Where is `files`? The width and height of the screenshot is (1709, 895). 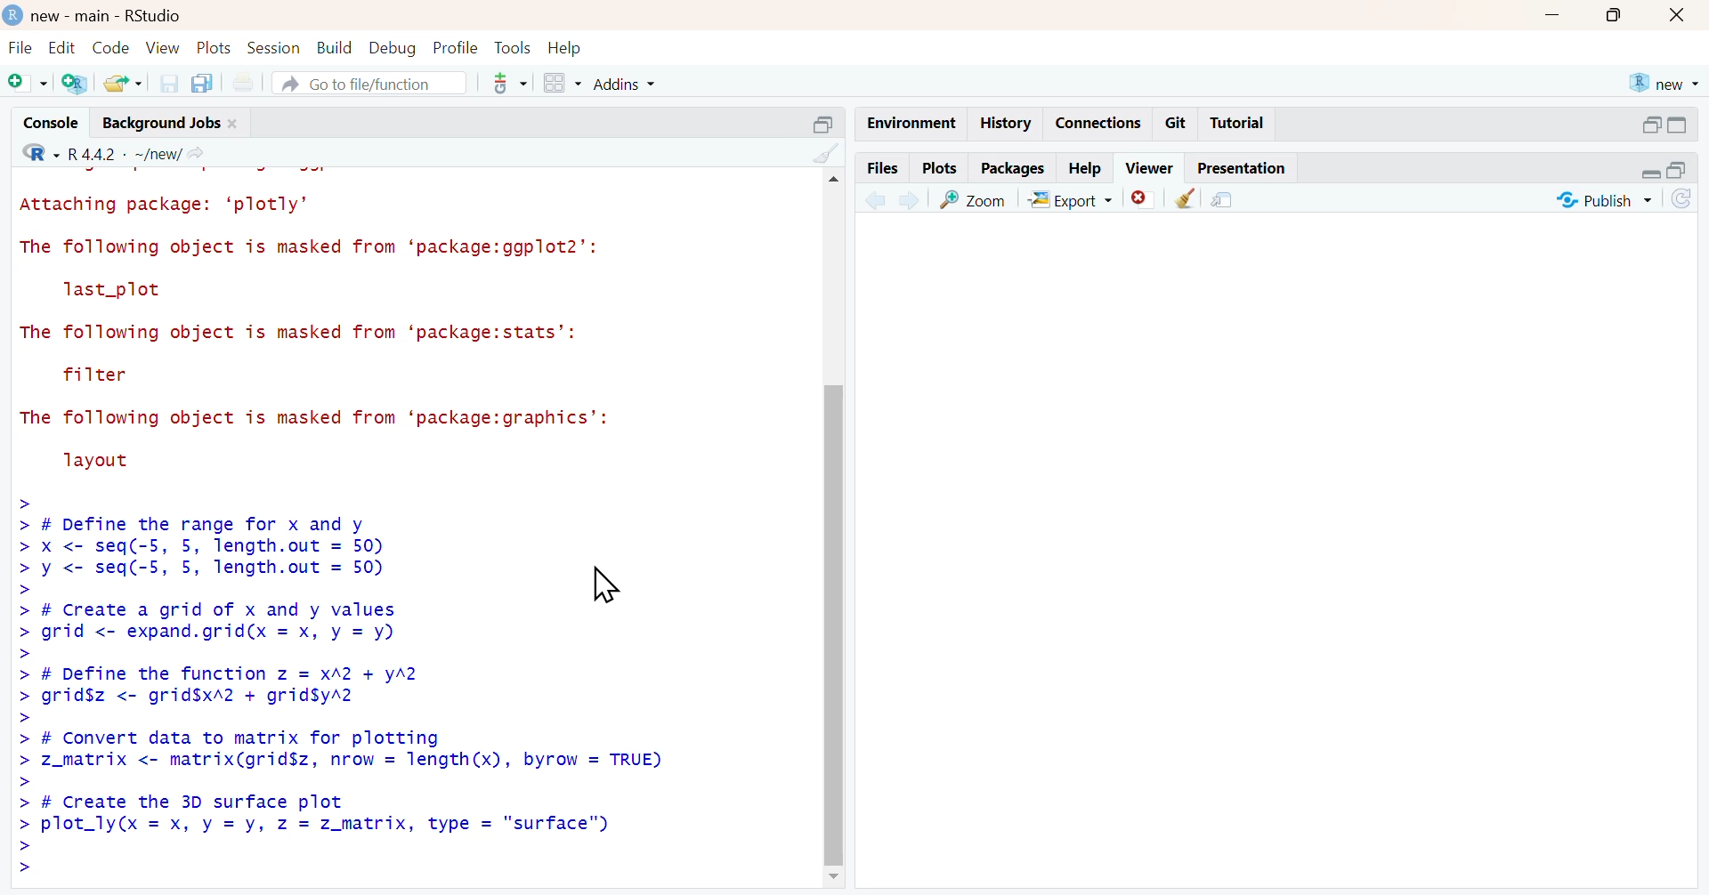
files is located at coordinates (881, 167).